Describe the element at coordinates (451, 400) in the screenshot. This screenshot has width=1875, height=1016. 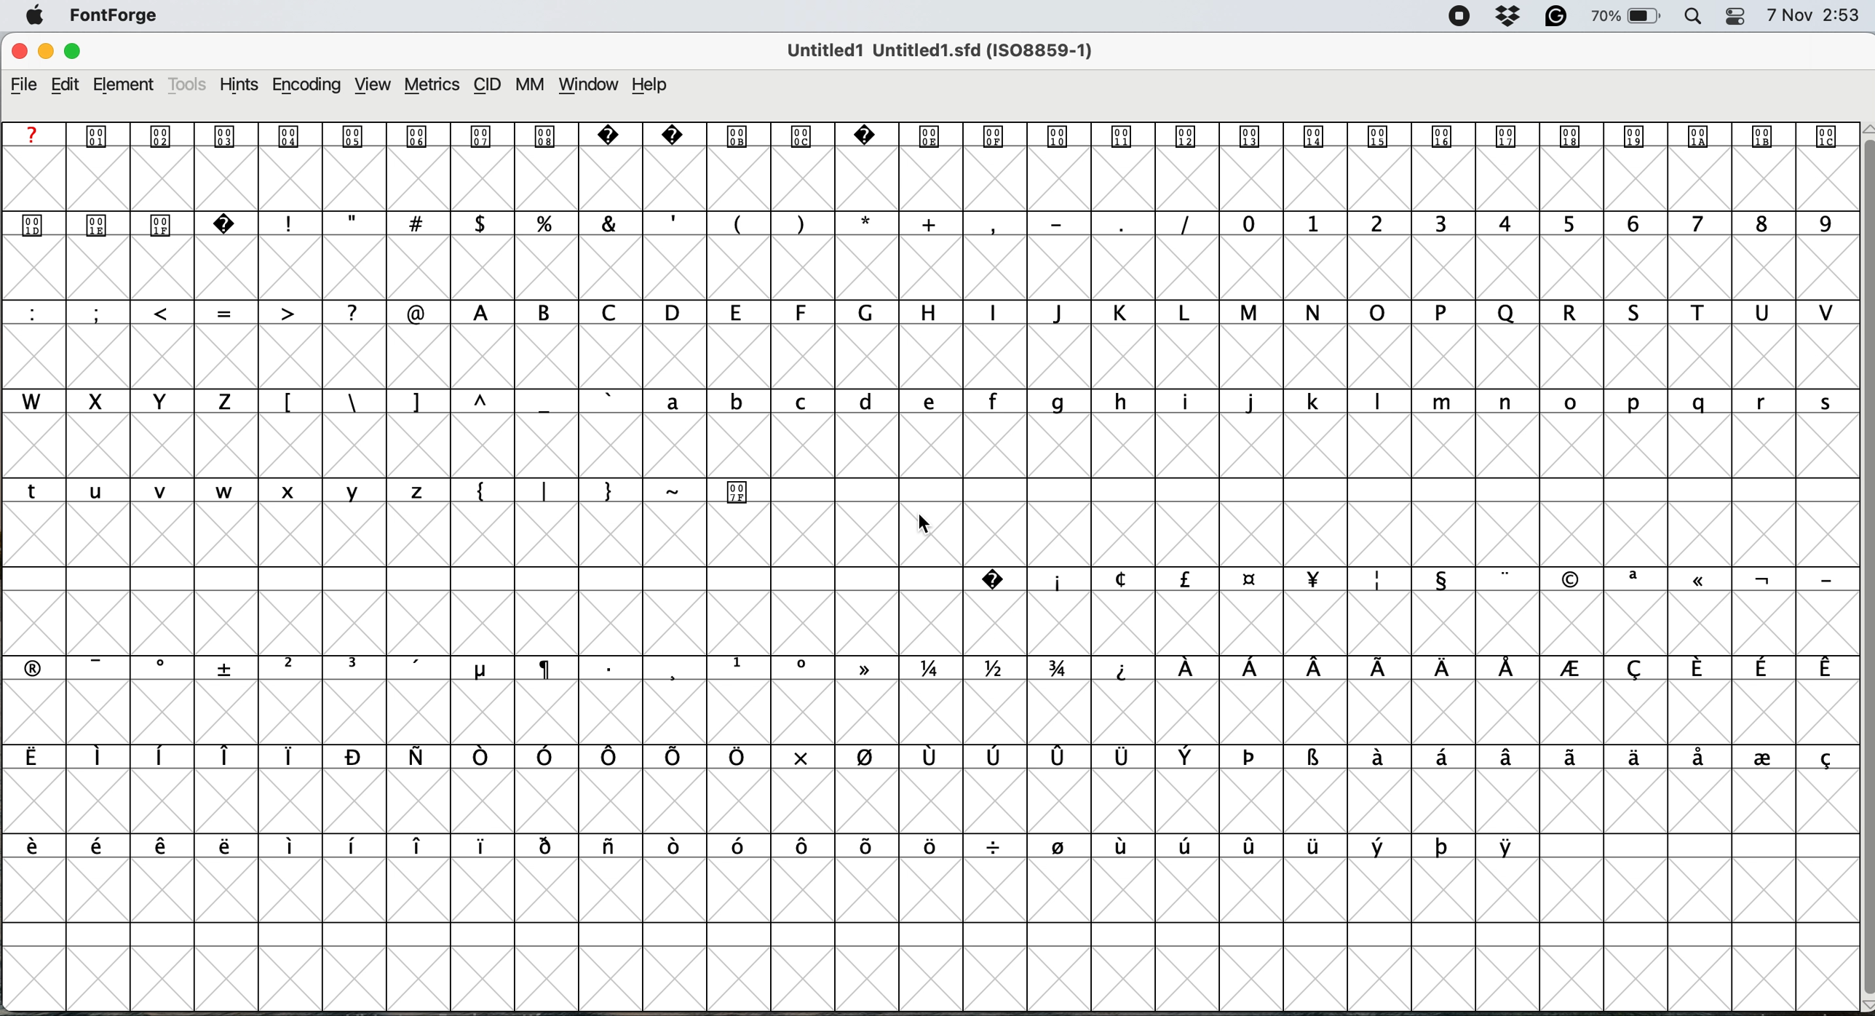
I see `special characters` at that location.